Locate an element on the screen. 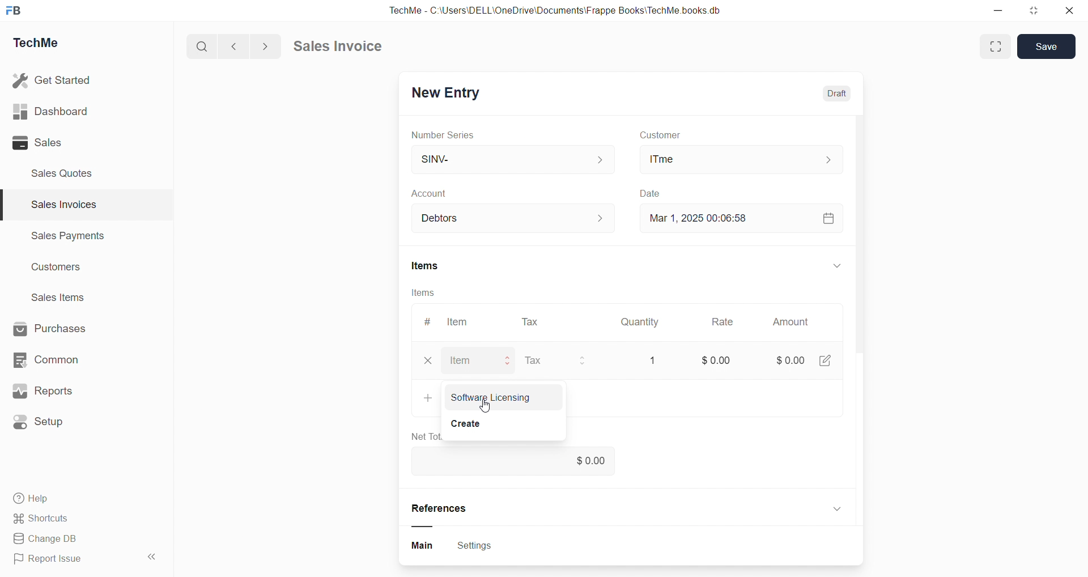 This screenshot has width=1088, height=577.  Report Issue is located at coordinates (53, 561).